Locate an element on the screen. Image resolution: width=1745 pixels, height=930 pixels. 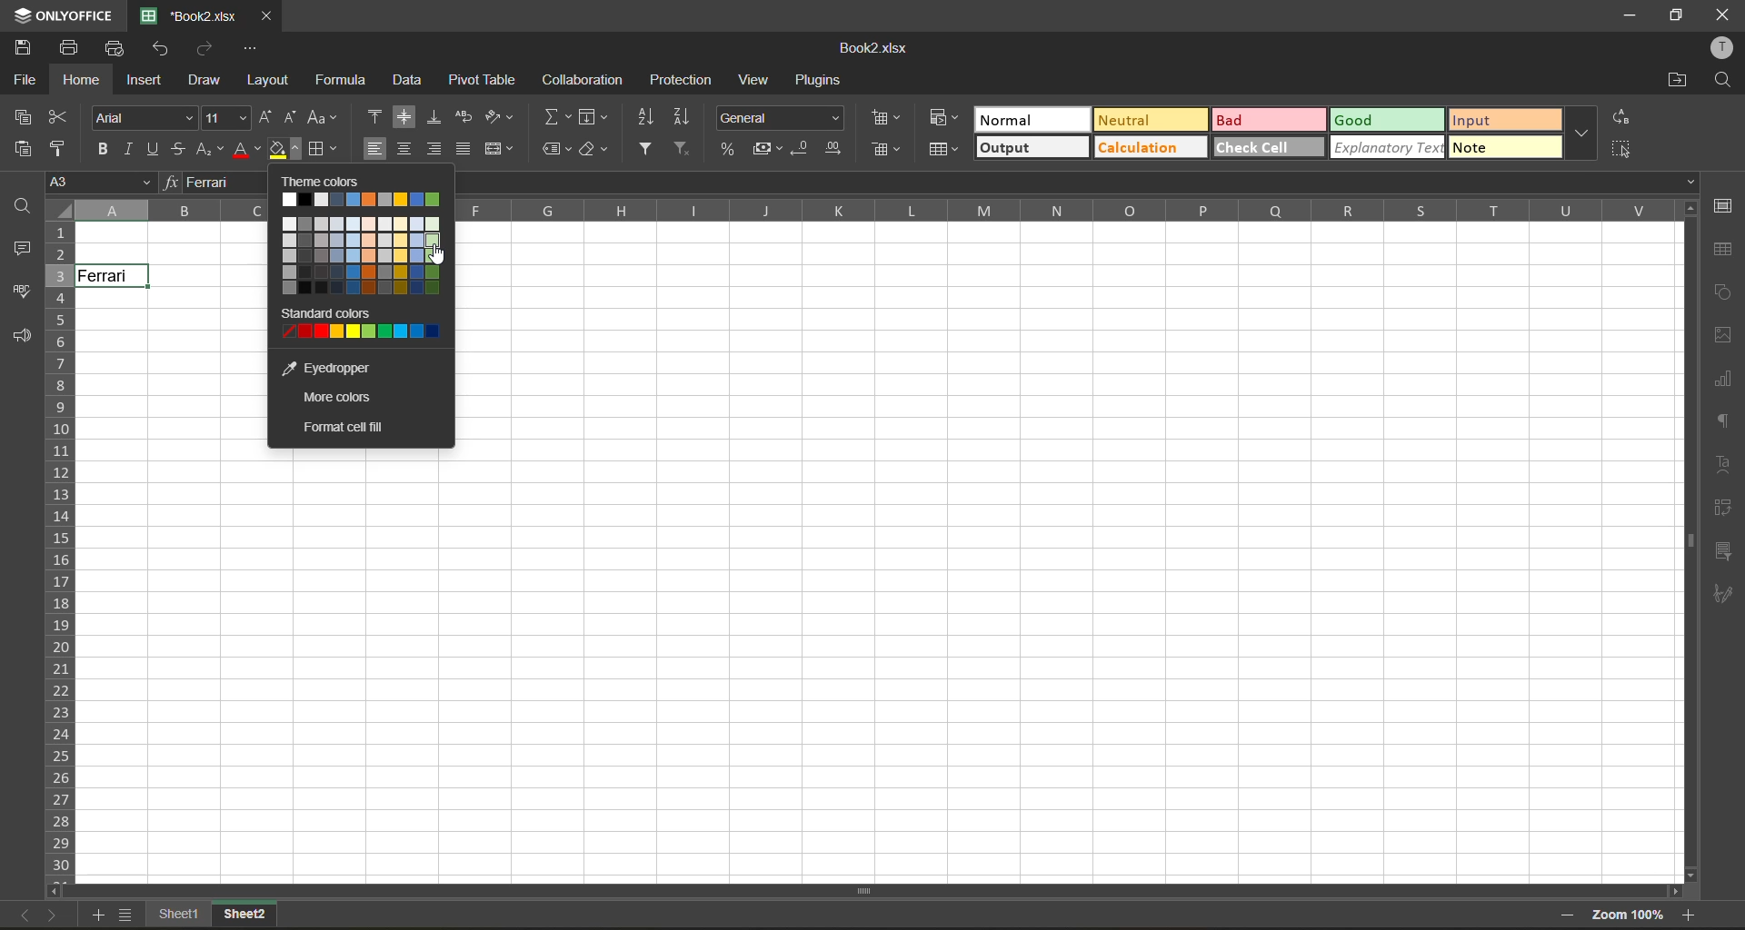
Formula bar is located at coordinates (1090, 181).